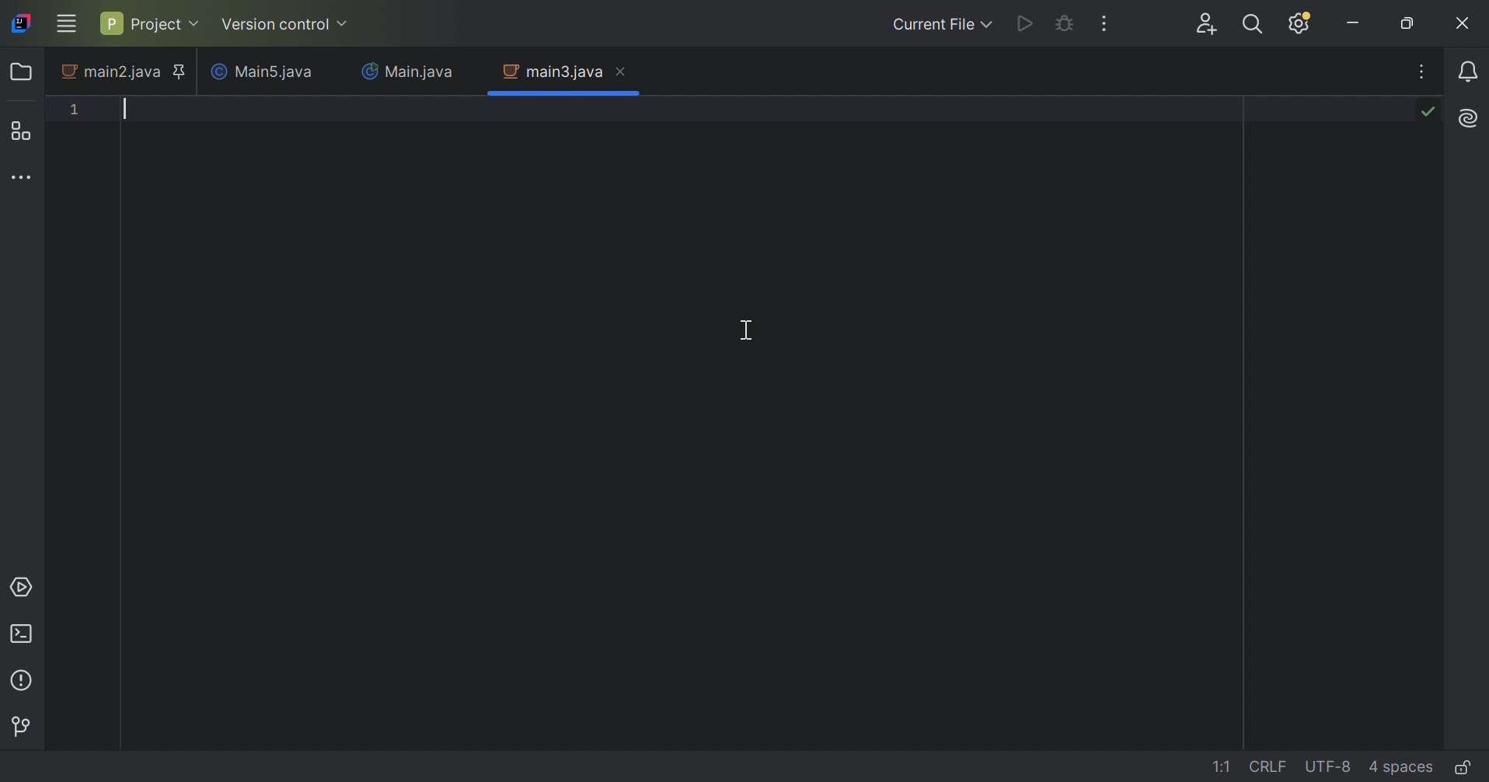 This screenshot has height=782, width=1489. What do you see at coordinates (19, 72) in the screenshot?
I see `Folder icon` at bounding box center [19, 72].